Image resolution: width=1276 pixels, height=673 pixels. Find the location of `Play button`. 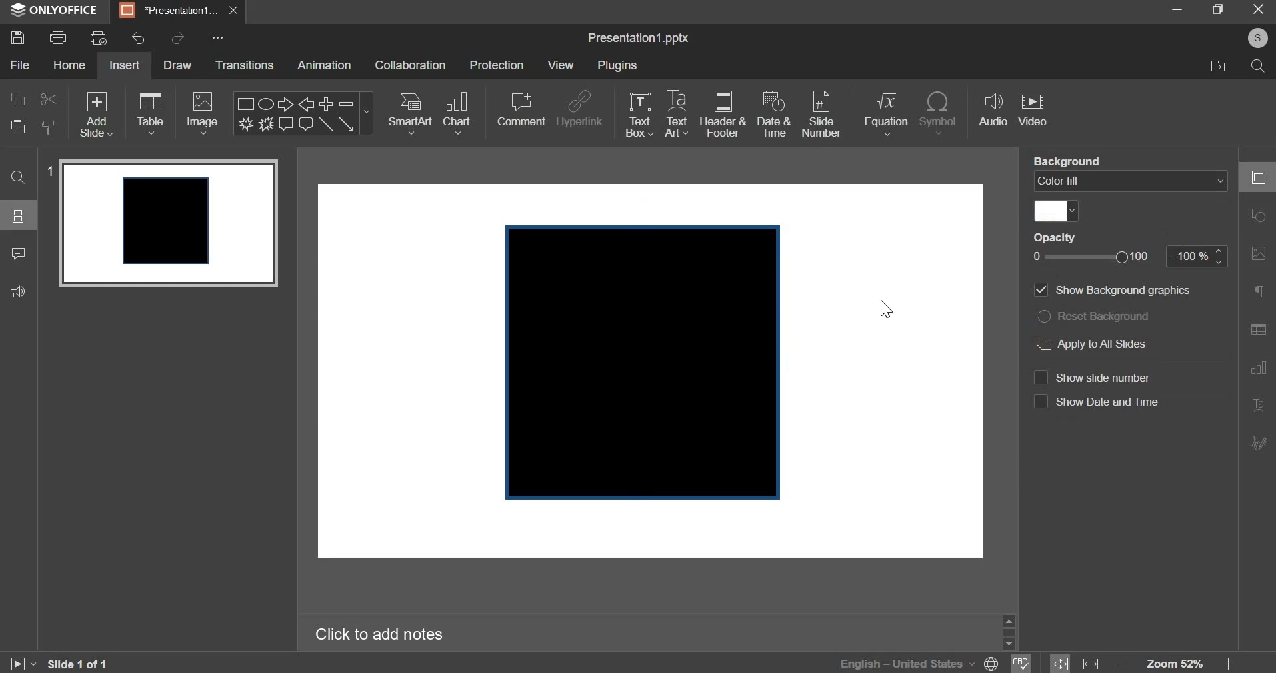

Play button is located at coordinates (23, 660).